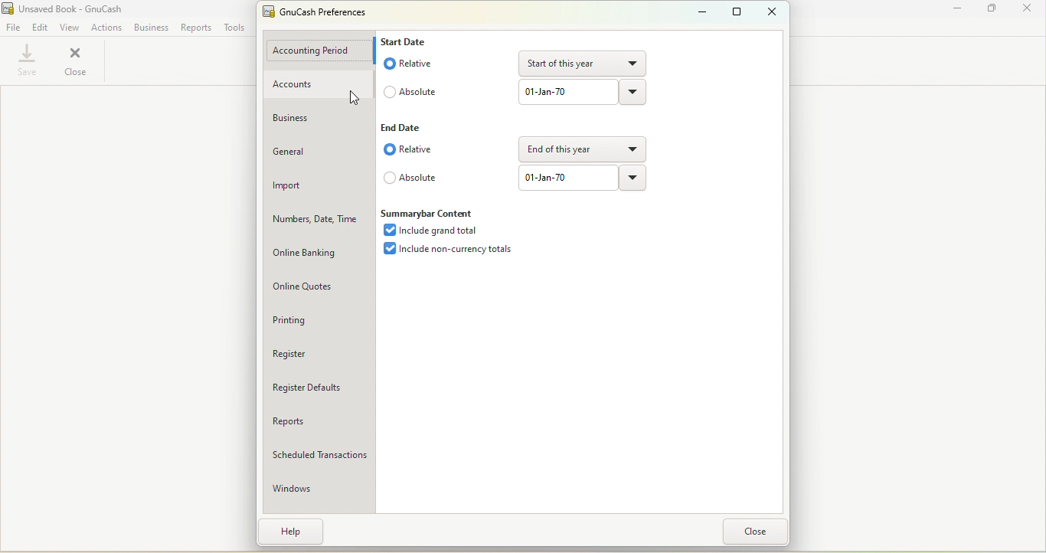 This screenshot has width=1046, height=553. Describe the element at coordinates (734, 11) in the screenshot. I see `Maximize` at that location.